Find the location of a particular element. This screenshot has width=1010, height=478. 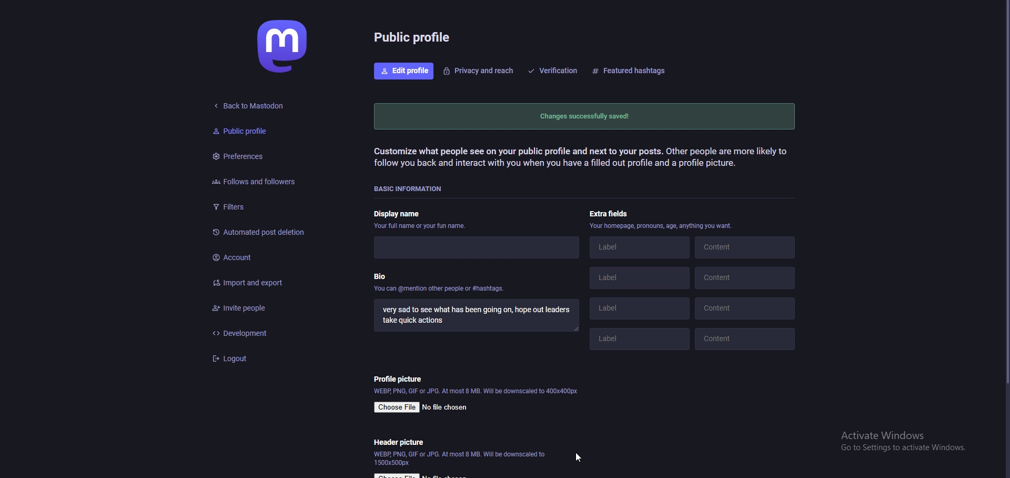

your full name or fun name is located at coordinates (410, 227).